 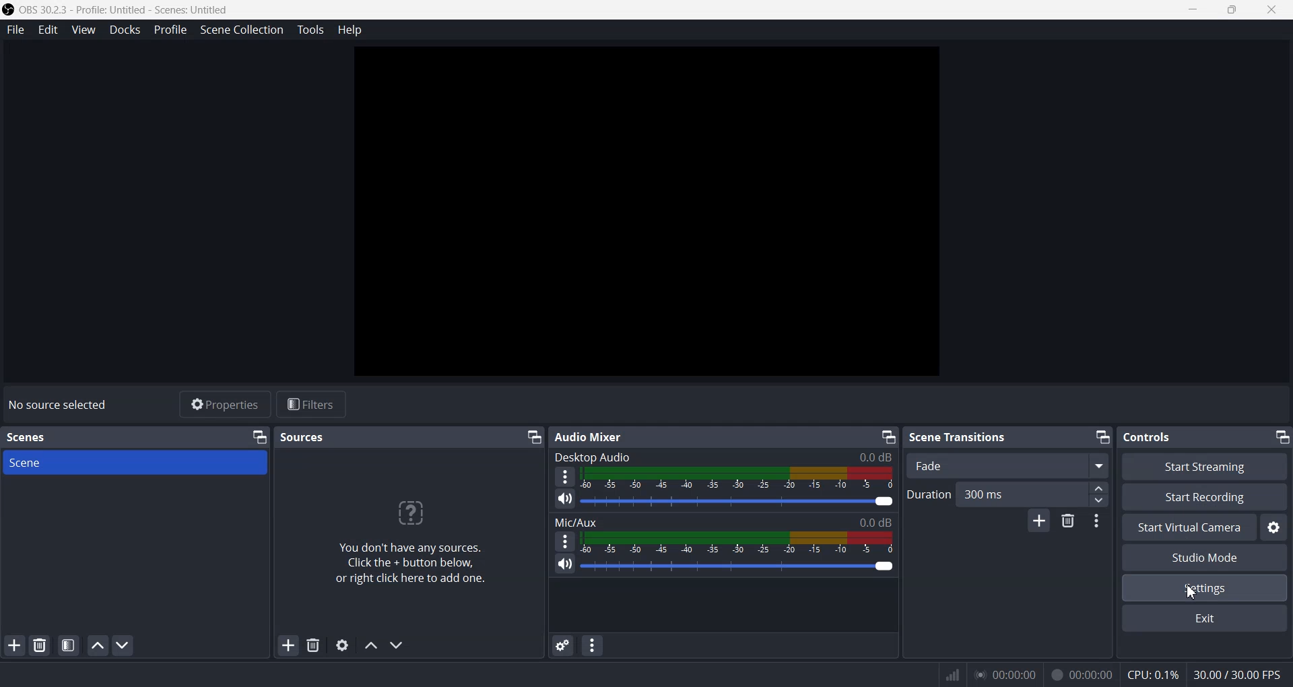 I want to click on Fade, so click(x=1005, y=465).